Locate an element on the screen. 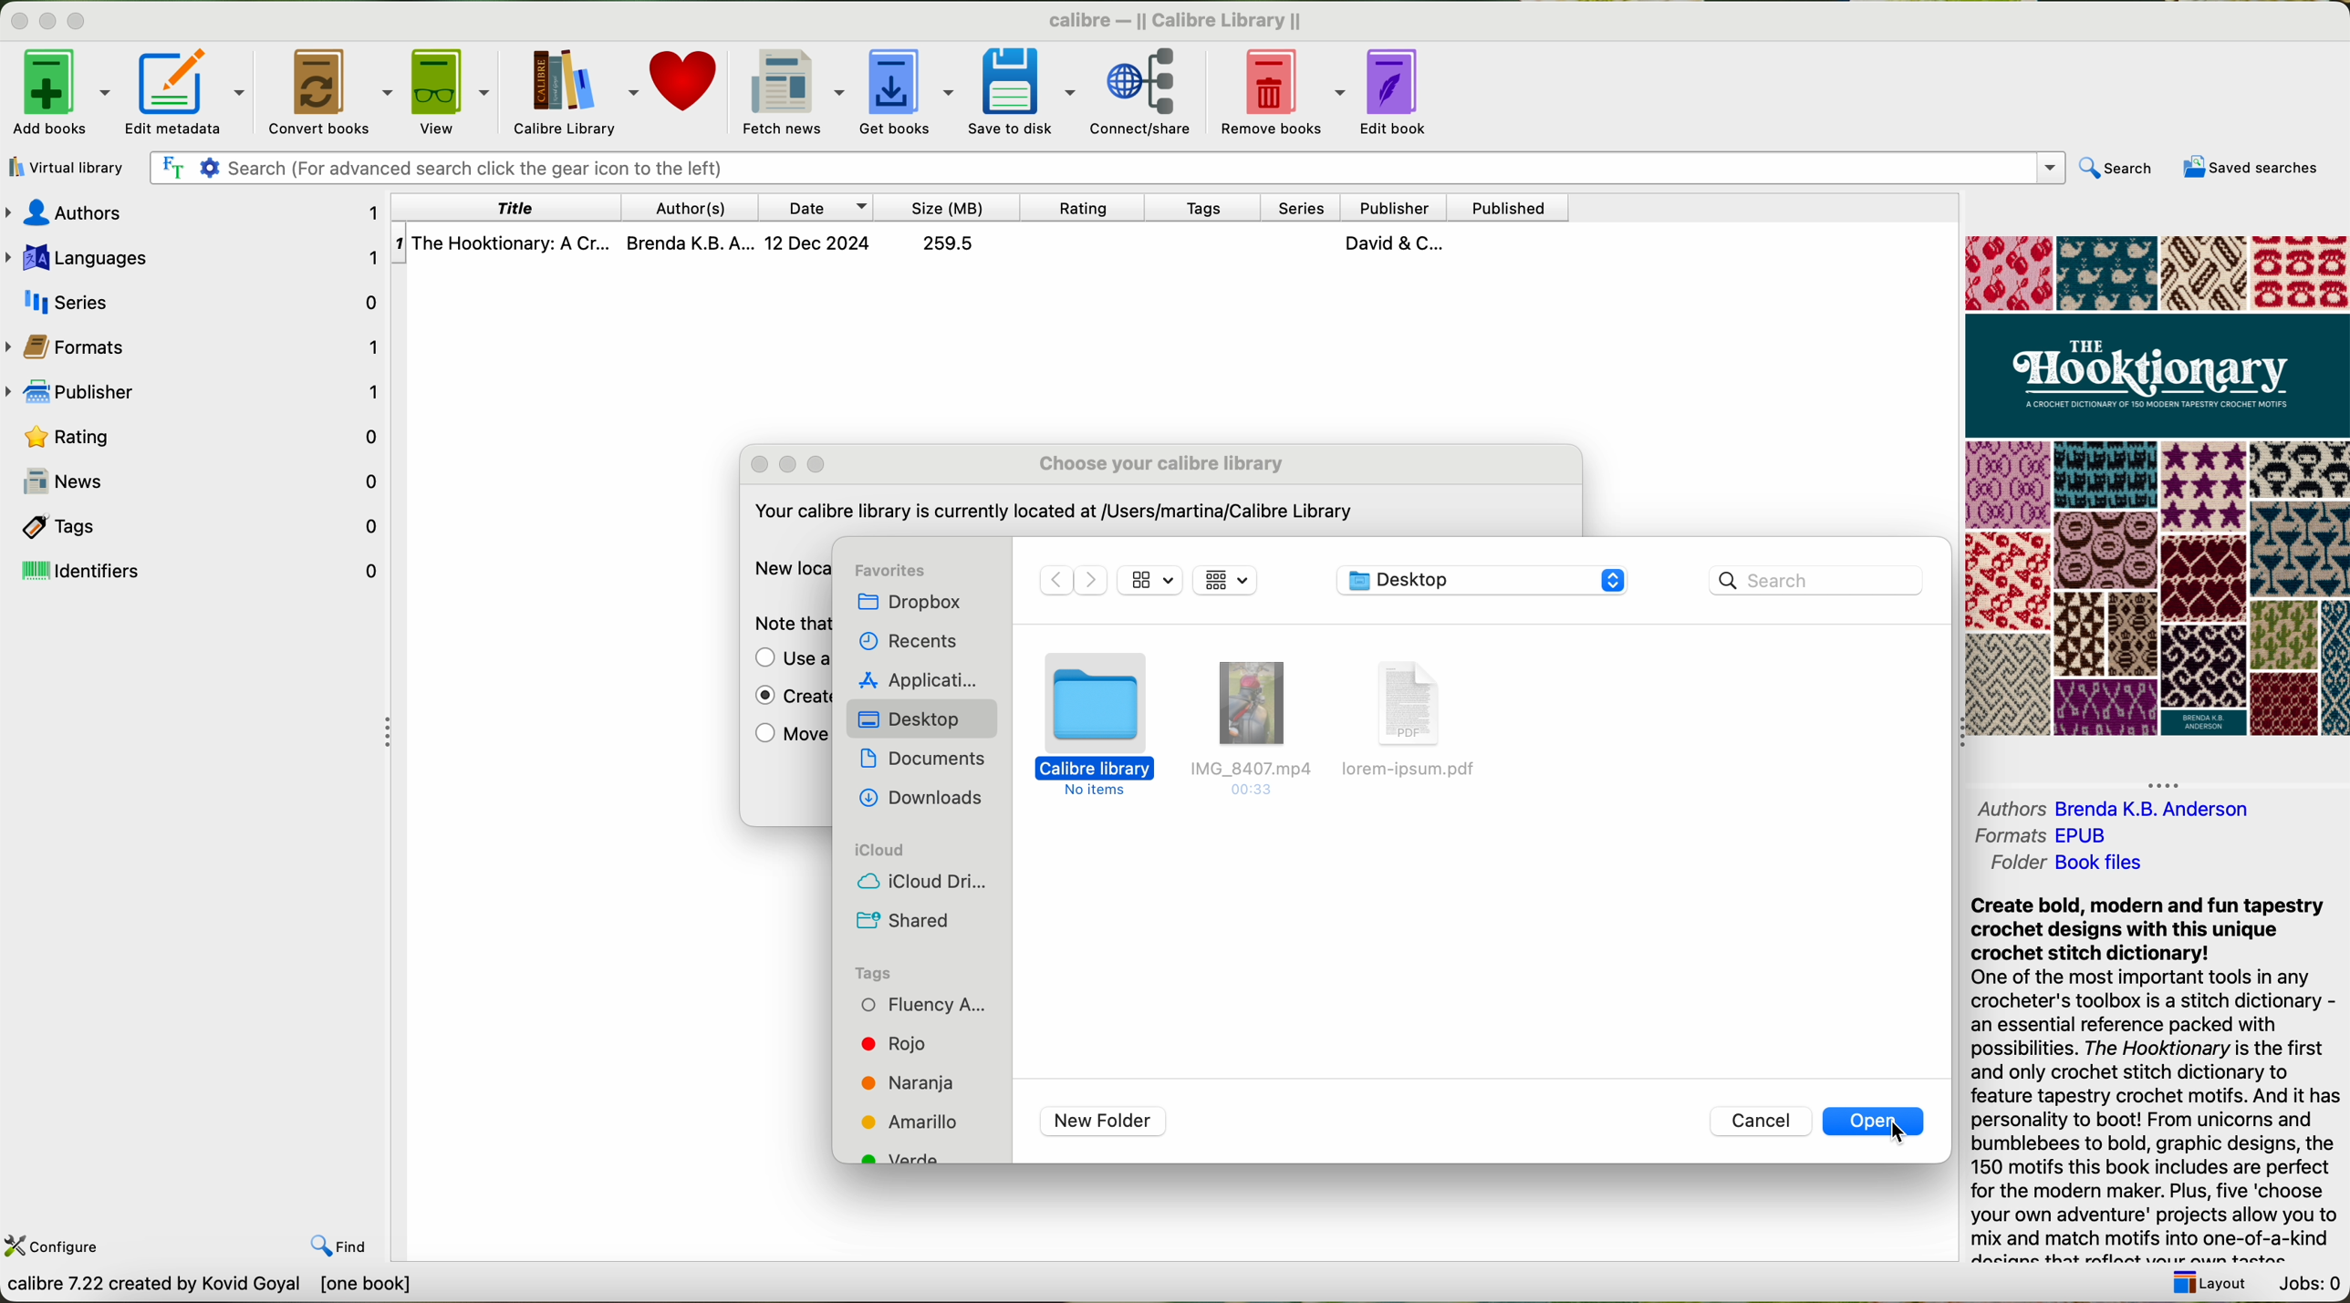  shared is located at coordinates (901, 922).